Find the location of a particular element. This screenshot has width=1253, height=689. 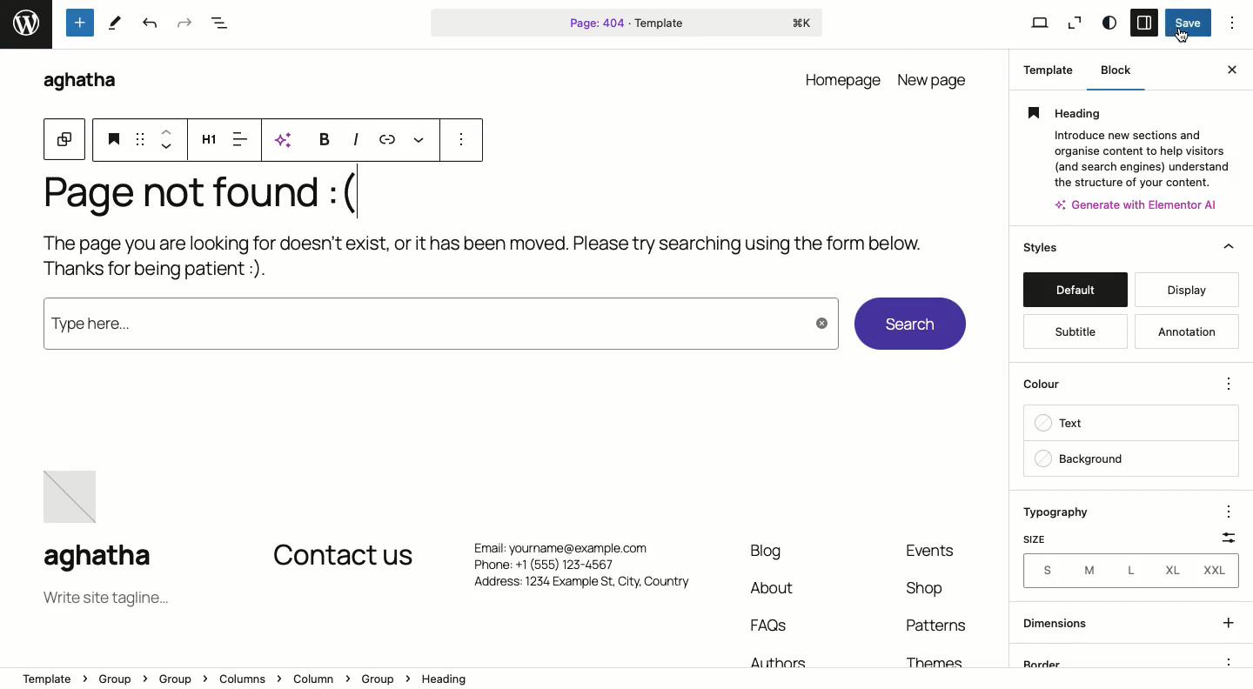

XXL is located at coordinates (1218, 572).